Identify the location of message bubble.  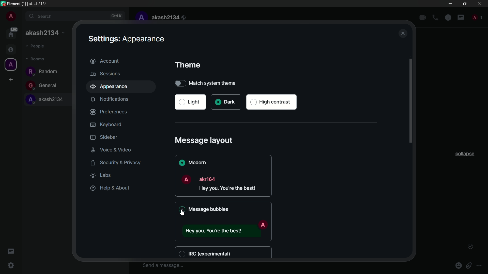
(202, 209).